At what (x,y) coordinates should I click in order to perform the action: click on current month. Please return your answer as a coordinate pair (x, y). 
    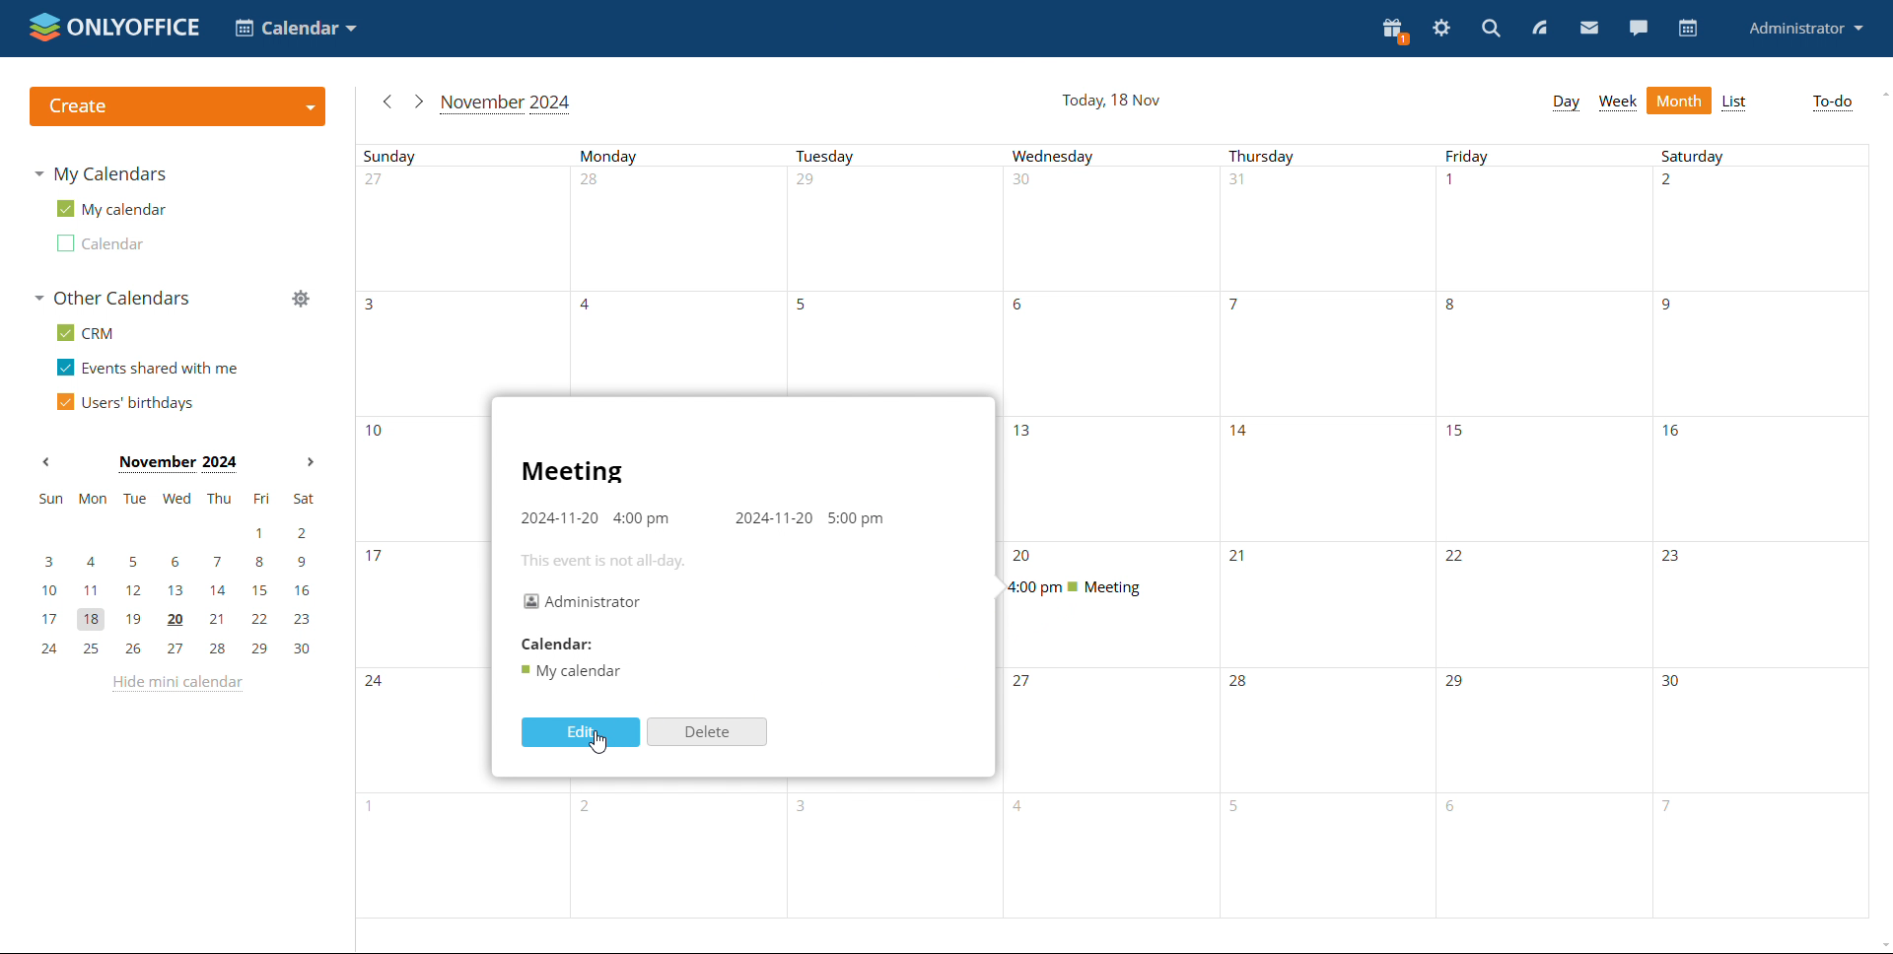
    Looking at the image, I should click on (507, 105).